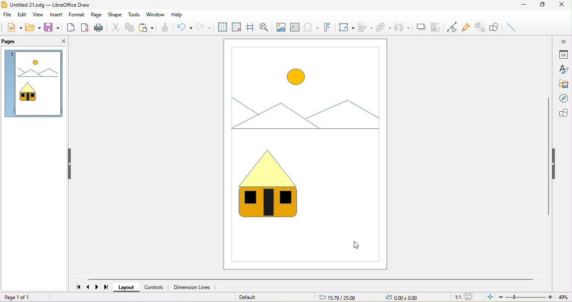 Image resolution: width=572 pixels, height=302 pixels. Describe the element at coordinates (481, 28) in the screenshot. I see `toggle extrusion` at that location.